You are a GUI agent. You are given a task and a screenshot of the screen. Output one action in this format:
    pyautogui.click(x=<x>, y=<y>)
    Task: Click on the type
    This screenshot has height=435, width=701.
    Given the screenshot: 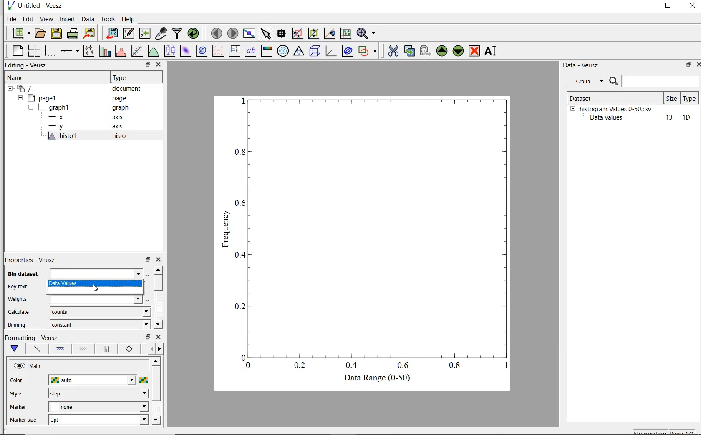 What is the action you would take?
    pyautogui.click(x=690, y=98)
    